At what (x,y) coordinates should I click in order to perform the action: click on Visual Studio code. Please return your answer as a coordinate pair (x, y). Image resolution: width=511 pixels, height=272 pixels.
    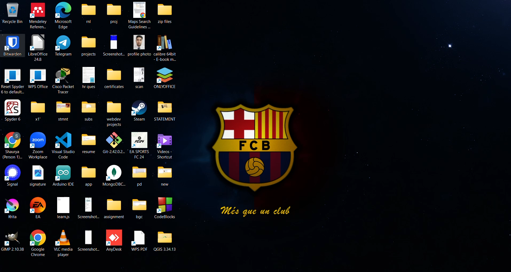
    Looking at the image, I should click on (63, 144).